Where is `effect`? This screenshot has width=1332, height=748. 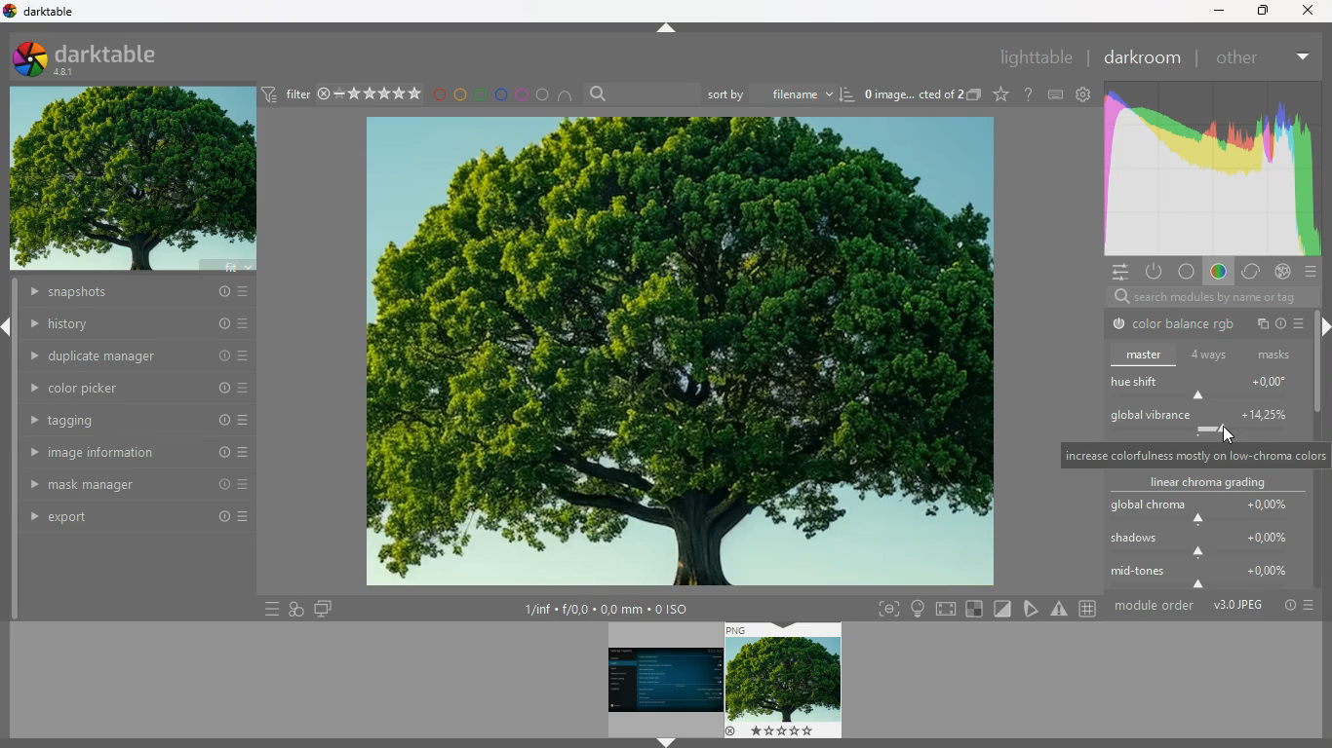
effect is located at coordinates (1282, 272).